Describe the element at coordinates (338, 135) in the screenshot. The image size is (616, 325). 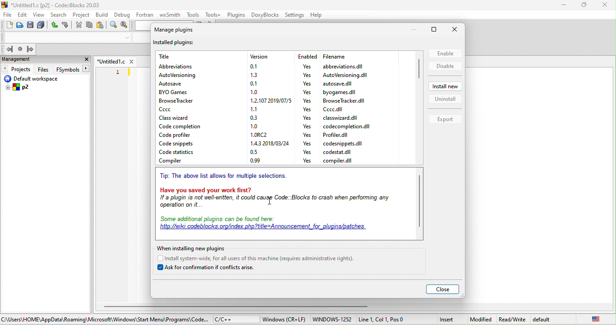
I see `profiler` at that location.